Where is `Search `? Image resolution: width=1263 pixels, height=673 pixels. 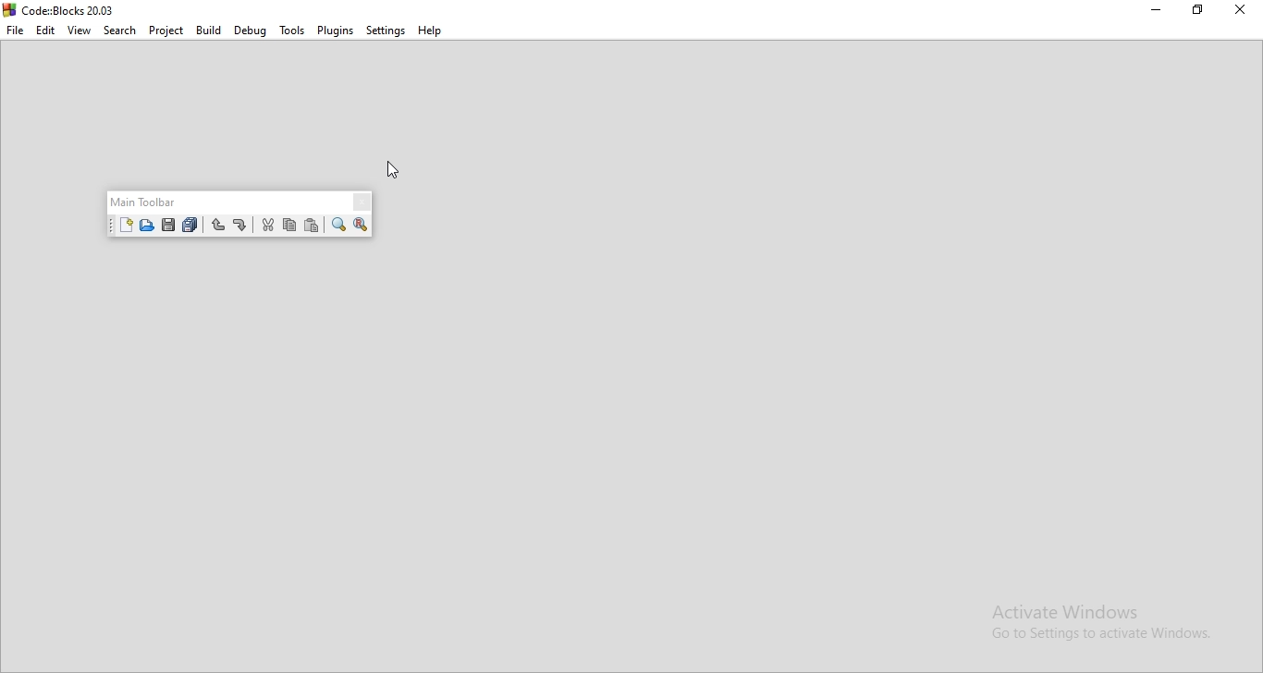 Search  is located at coordinates (120, 31).